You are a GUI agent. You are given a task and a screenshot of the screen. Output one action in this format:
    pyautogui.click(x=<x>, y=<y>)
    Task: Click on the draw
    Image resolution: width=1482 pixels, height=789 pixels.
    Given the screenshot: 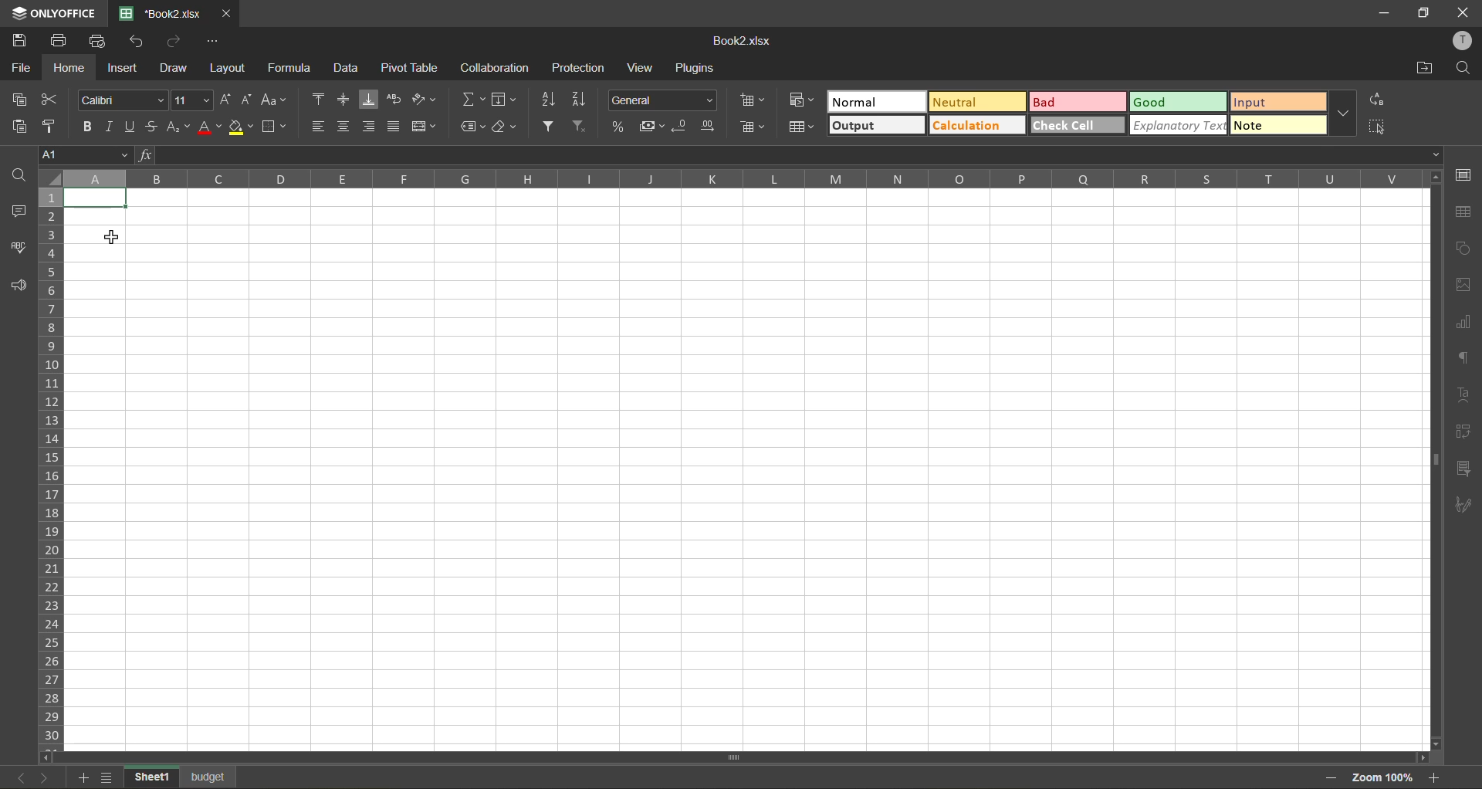 What is the action you would take?
    pyautogui.click(x=176, y=66)
    